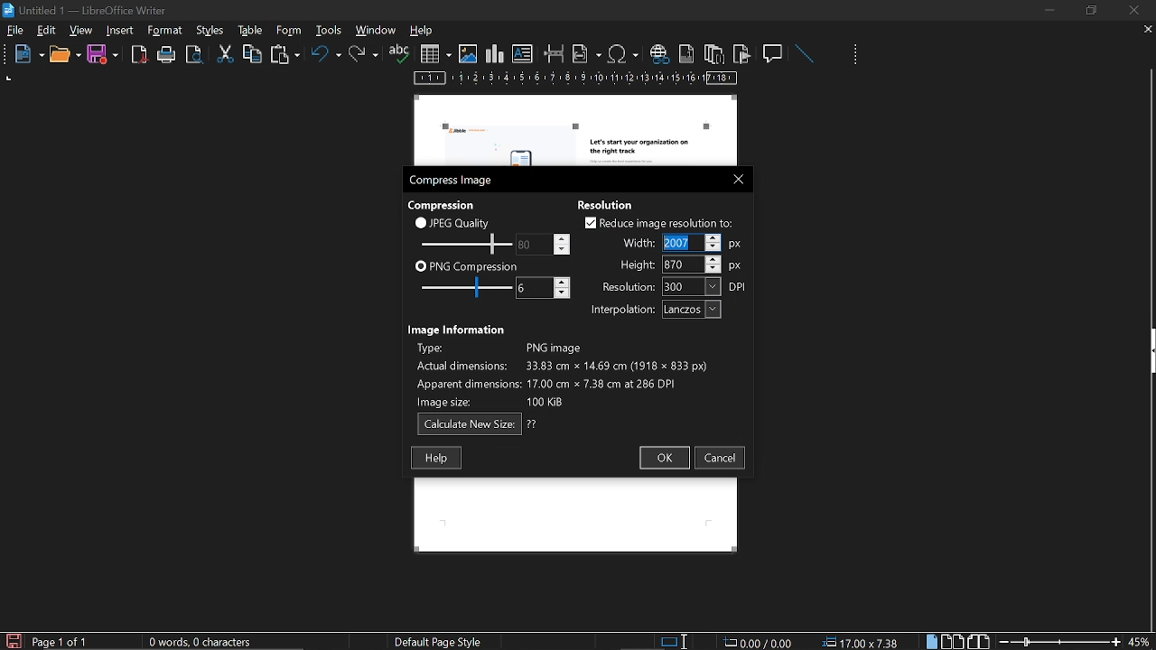 Image resolution: width=1156 pixels, height=650 pixels. What do you see at coordinates (676, 641) in the screenshot?
I see `standard selection` at bounding box center [676, 641].